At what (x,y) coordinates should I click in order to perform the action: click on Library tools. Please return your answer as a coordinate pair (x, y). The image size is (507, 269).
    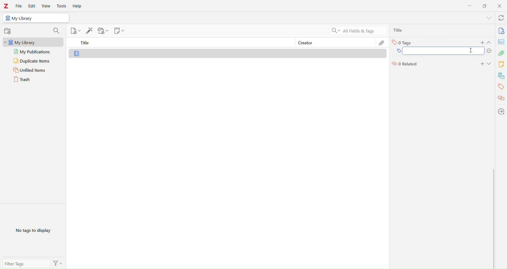
    Looking at the image, I should click on (95, 31).